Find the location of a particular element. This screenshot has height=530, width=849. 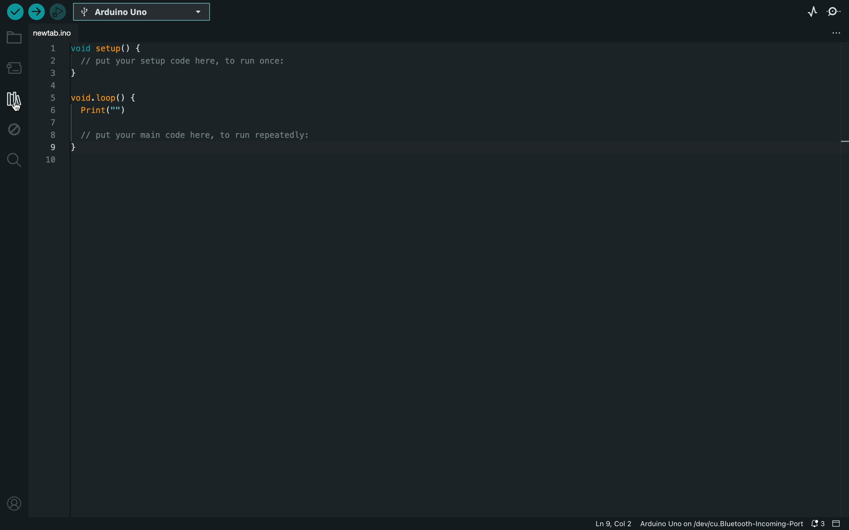

file information is located at coordinates (687, 524).